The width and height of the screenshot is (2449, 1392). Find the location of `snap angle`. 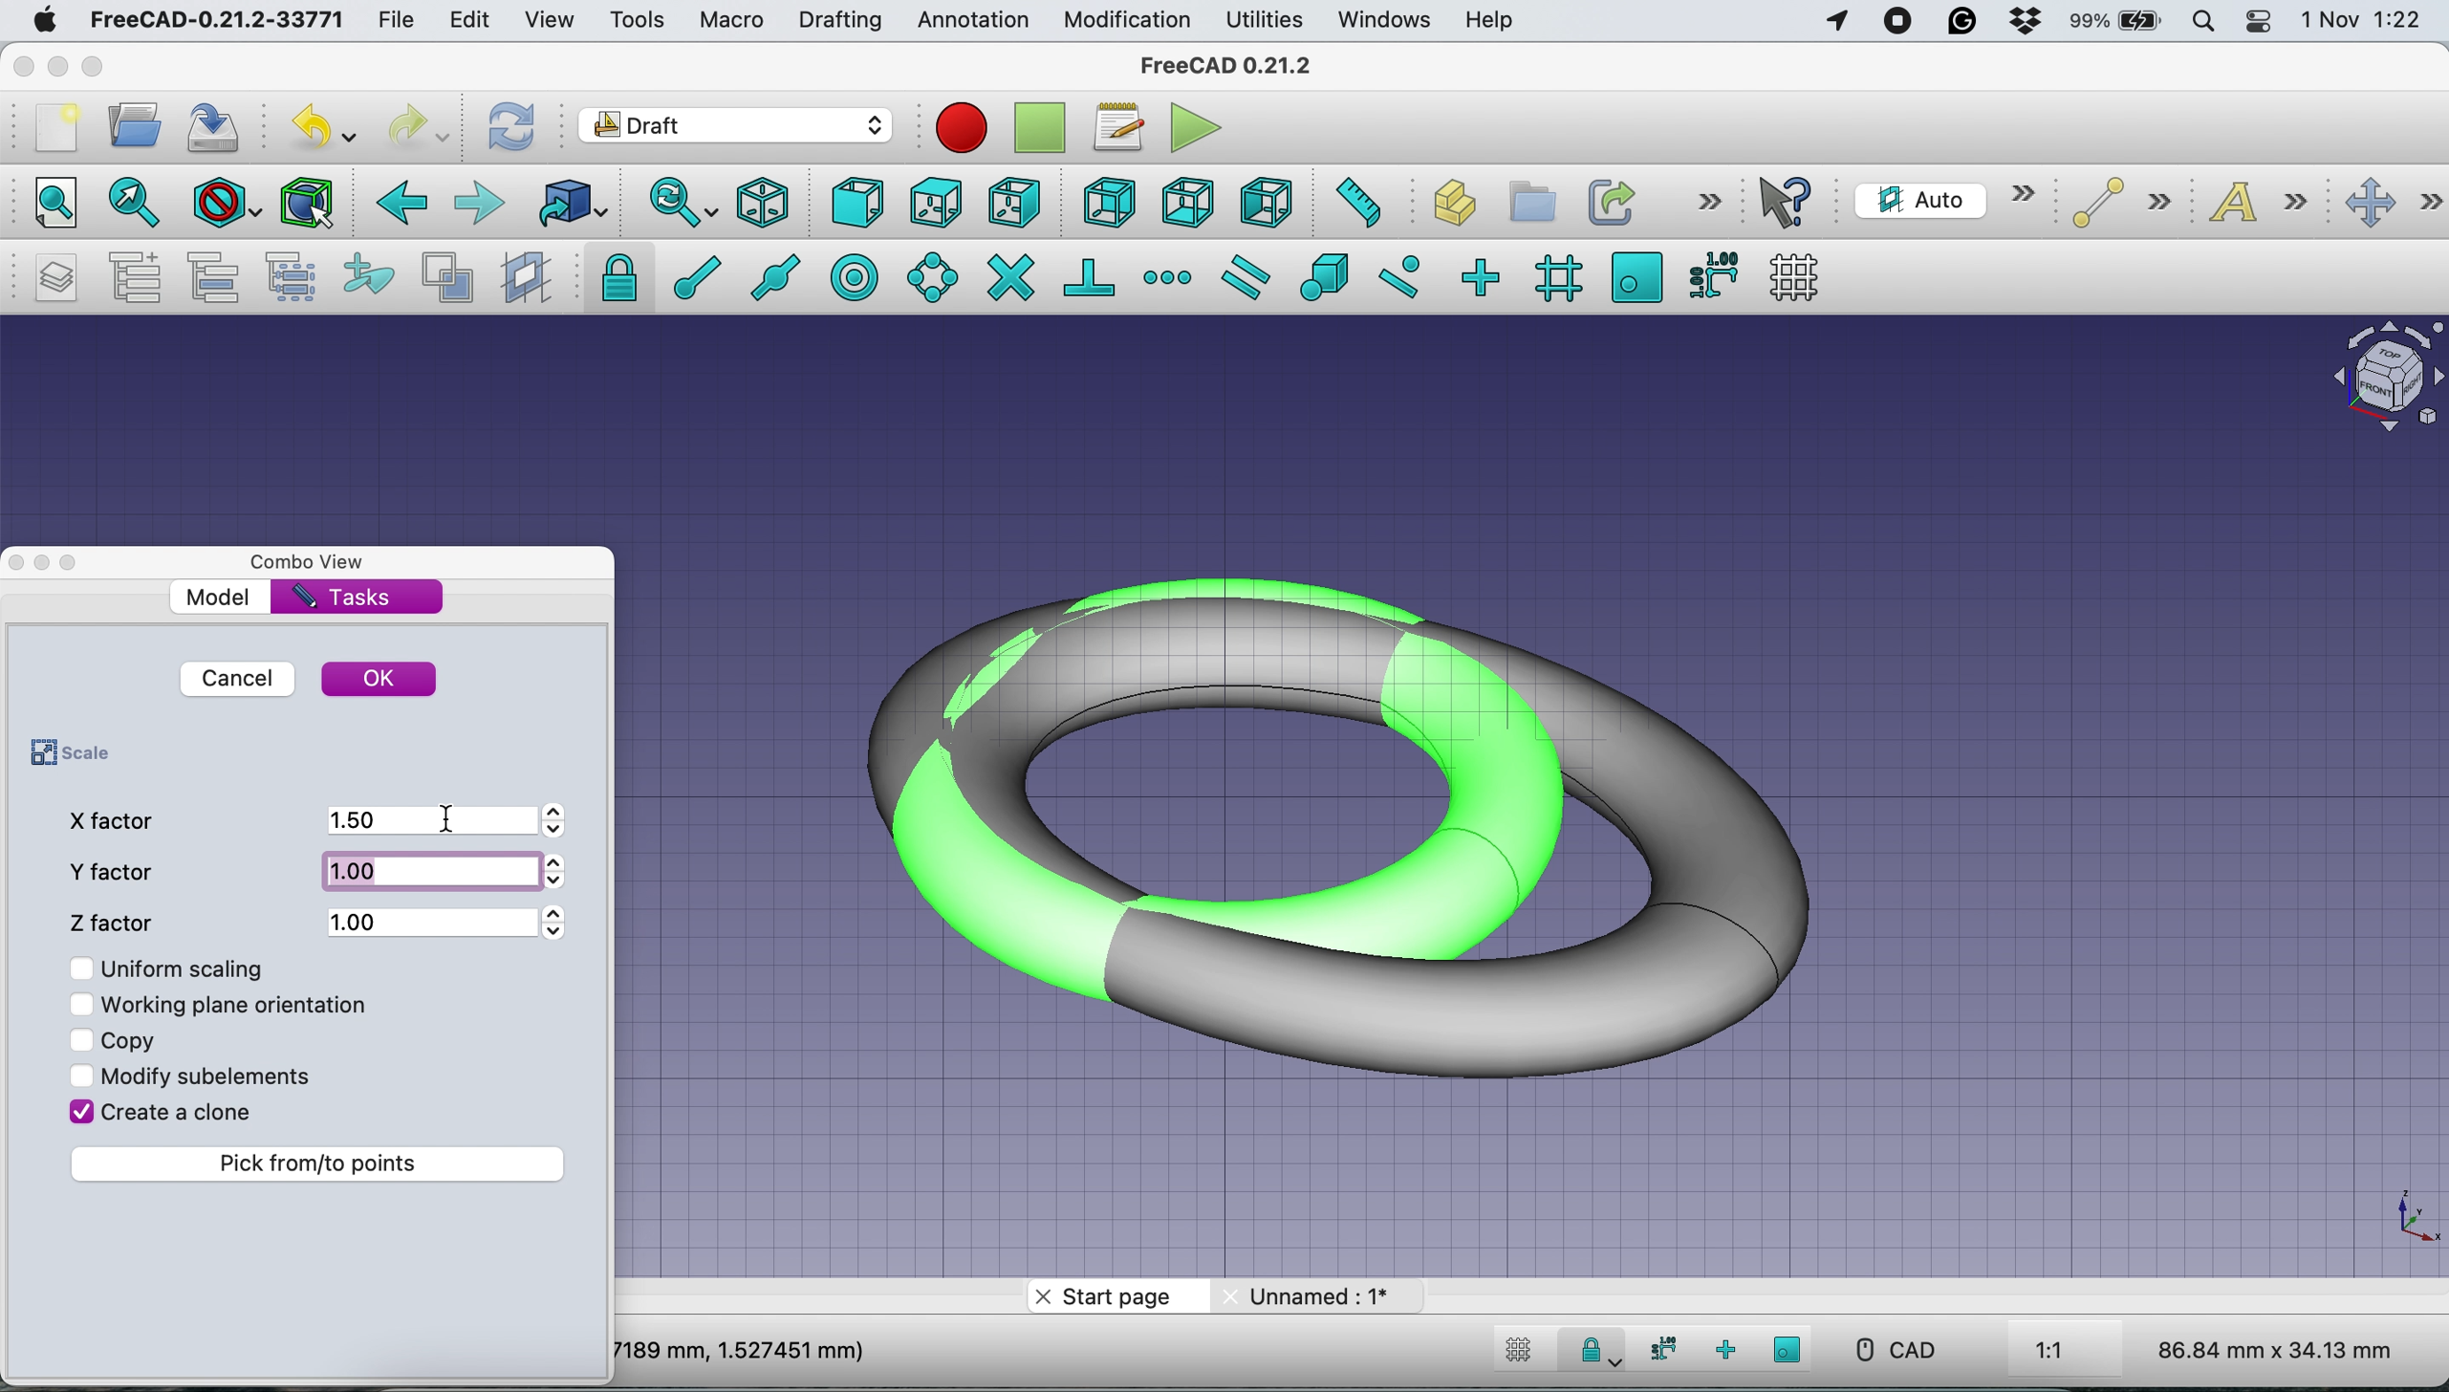

snap angle is located at coordinates (933, 276).